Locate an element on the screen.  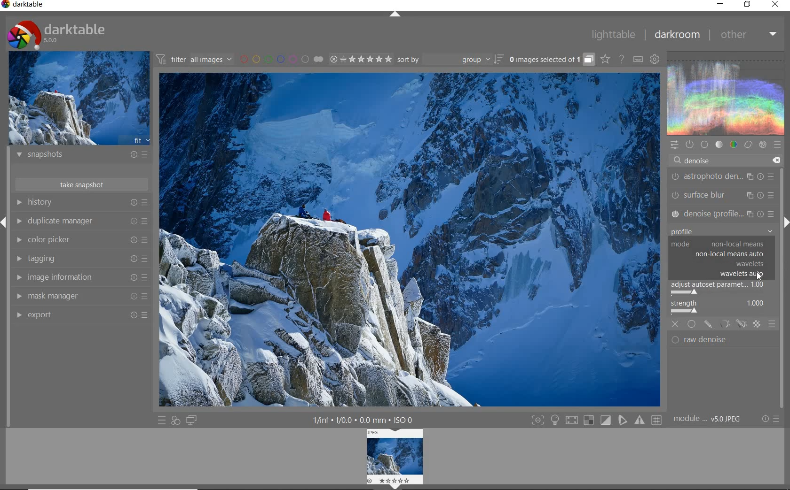
astrophoto density is located at coordinates (723, 178).